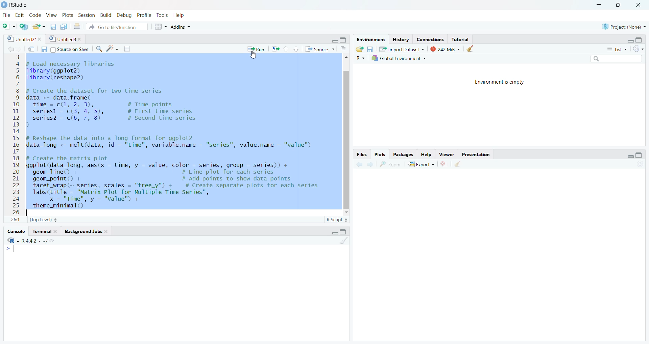 This screenshot has height=344, width=649. What do you see at coordinates (13, 240) in the screenshot?
I see `R ` at bounding box center [13, 240].